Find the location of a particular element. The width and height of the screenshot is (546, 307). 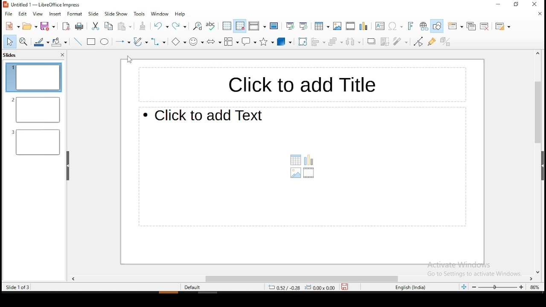

display grid is located at coordinates (227, 26).